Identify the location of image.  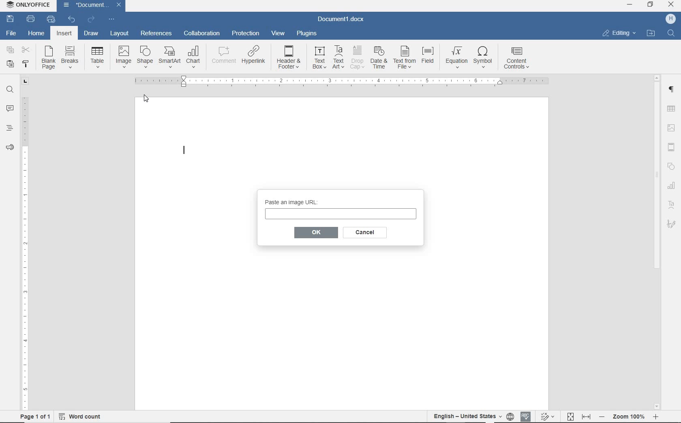
(672, 128).